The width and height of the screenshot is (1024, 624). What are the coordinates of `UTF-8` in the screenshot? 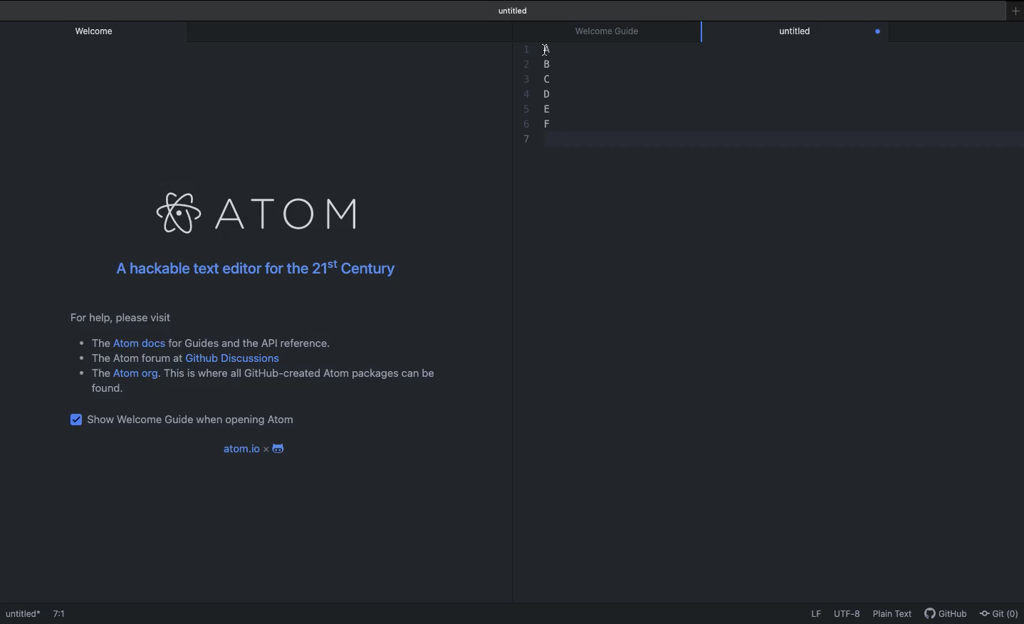 It's located at (848, 614).